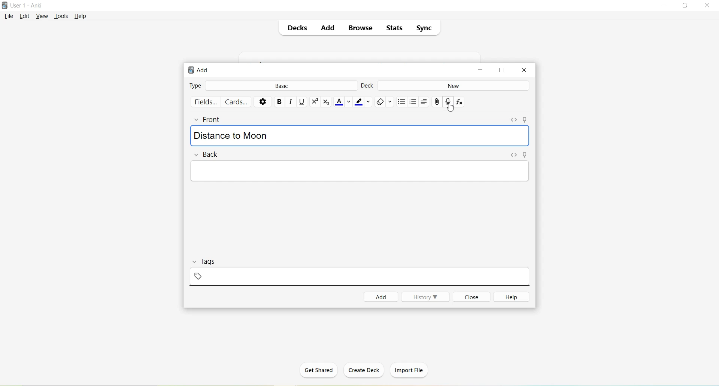 This screenshot has width=719, height=386. Describe the element at coordinates (197, 155) in the screenshot. I see `Collapse field` at that location.